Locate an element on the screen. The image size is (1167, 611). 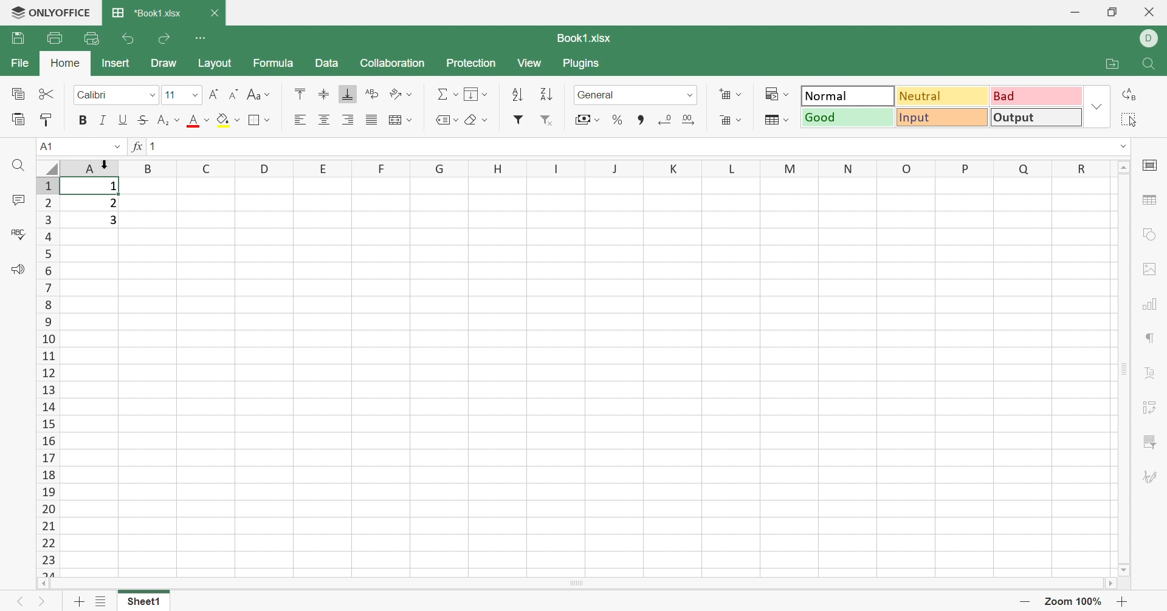
Save is located at coordinates (18, 38).